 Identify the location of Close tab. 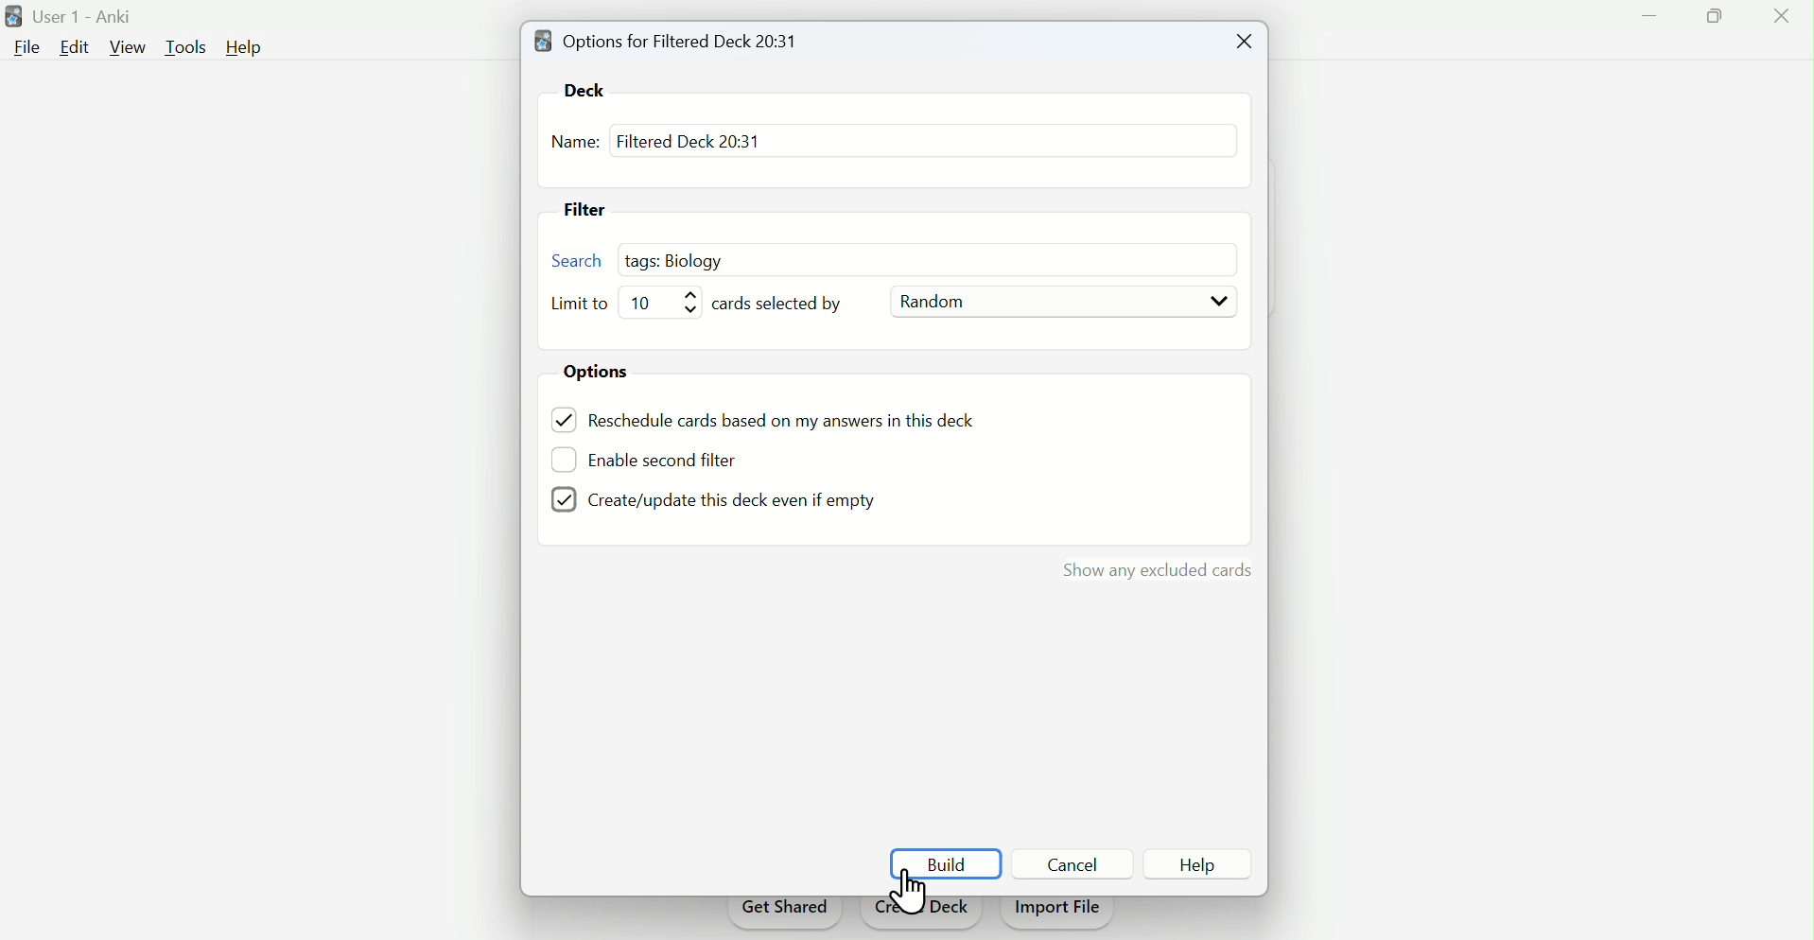
(1240, 43).